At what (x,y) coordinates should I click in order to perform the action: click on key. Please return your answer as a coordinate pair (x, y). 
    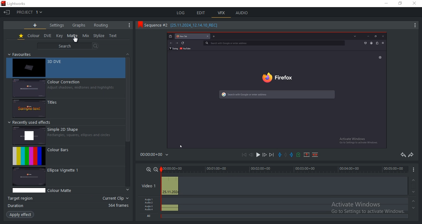
    Looking at the image, I should click on (60, 35).